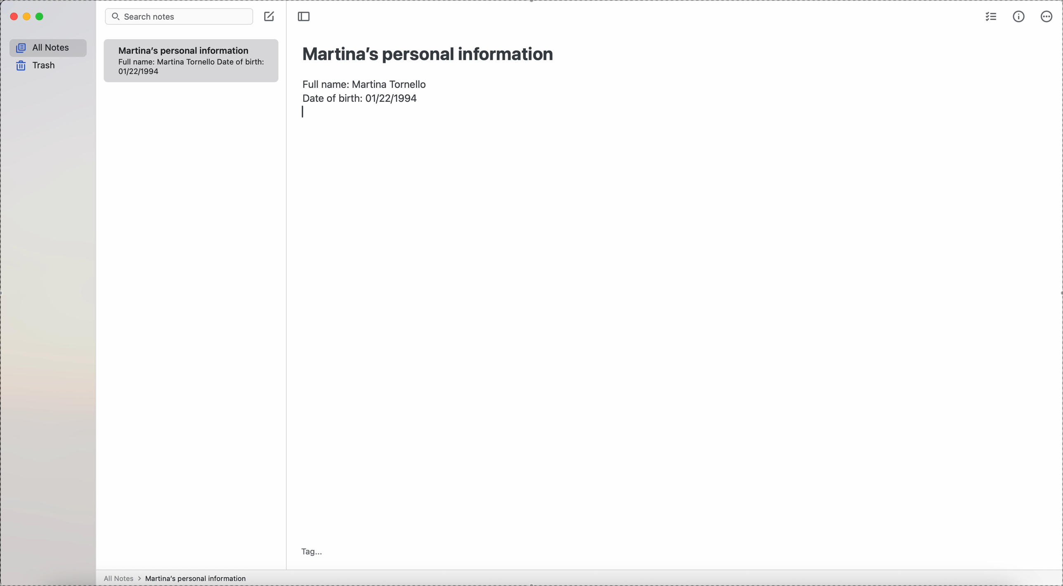  Describe the element at coordinates (427, 54) in the screenshot. I see `title: Martina's personal information` at that location.